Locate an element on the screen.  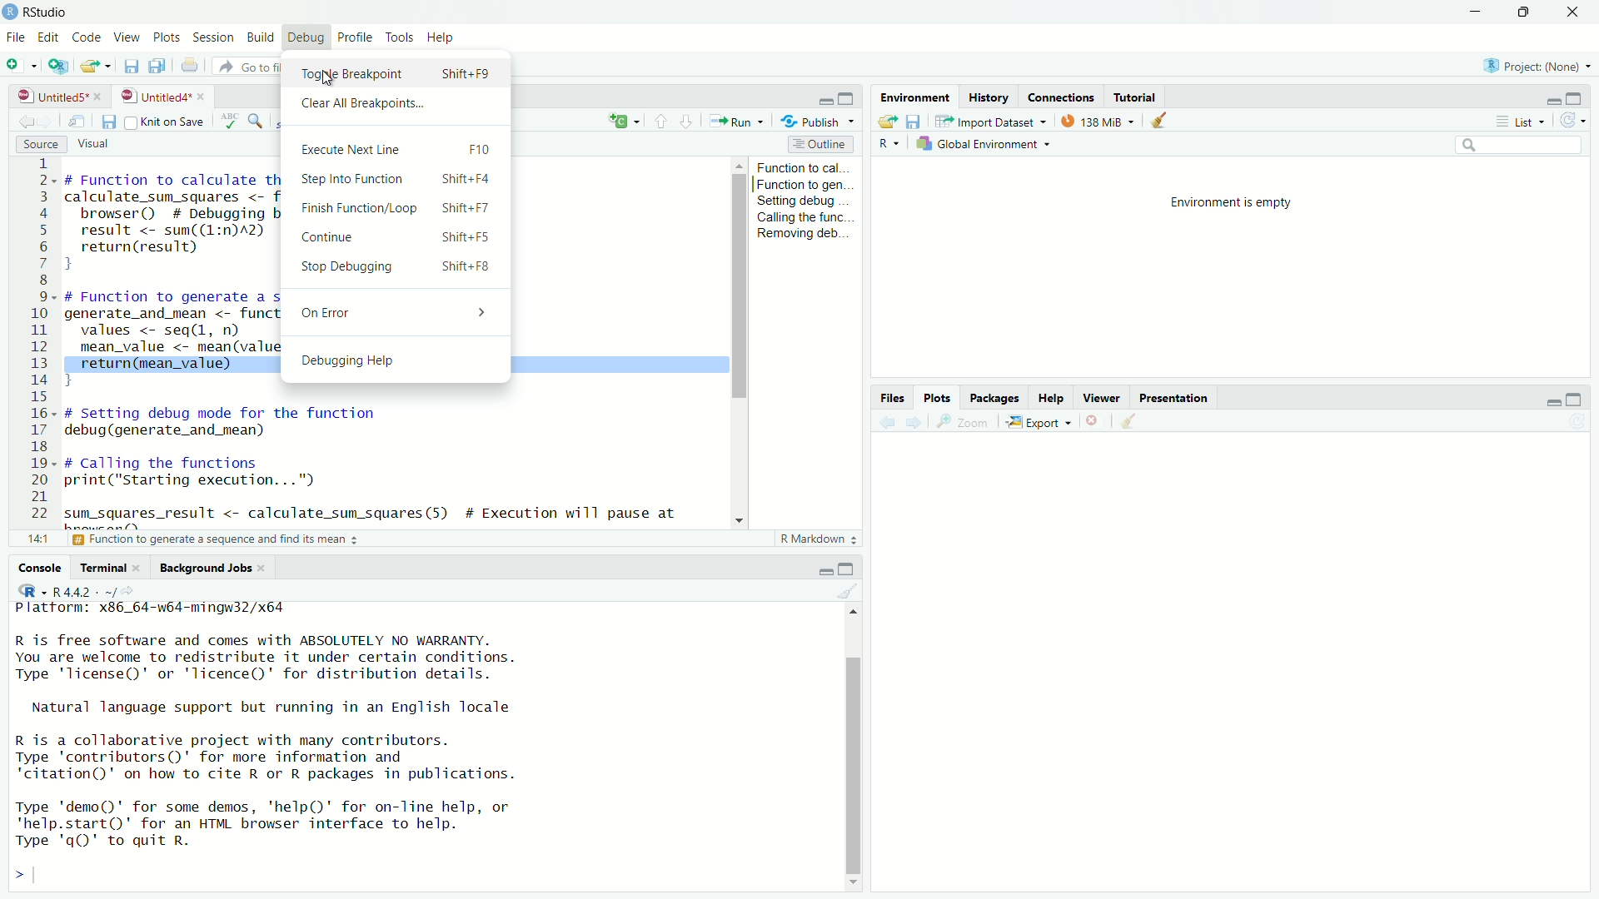
list is located at coordinates (1517, 122).